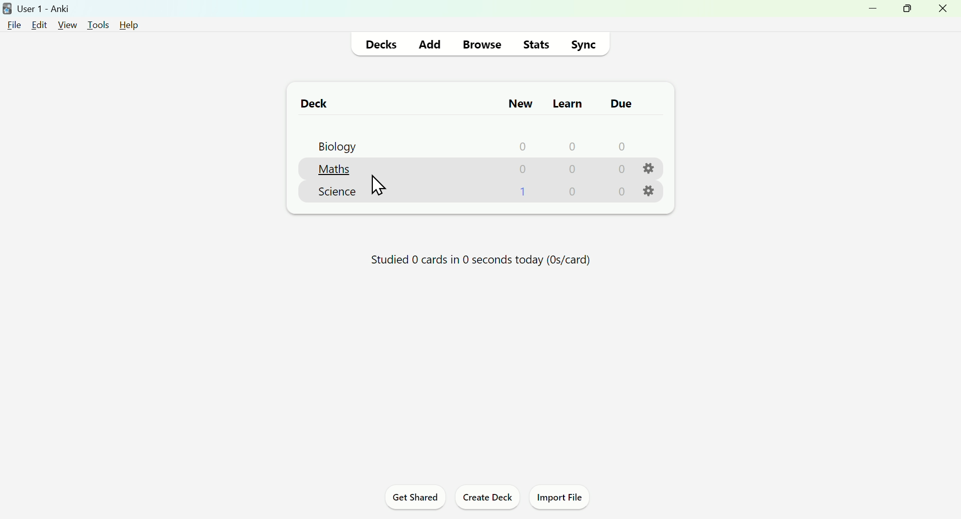 The height and width of the screenshot is (519, 961). I want to click on 0, so click(622, 192).